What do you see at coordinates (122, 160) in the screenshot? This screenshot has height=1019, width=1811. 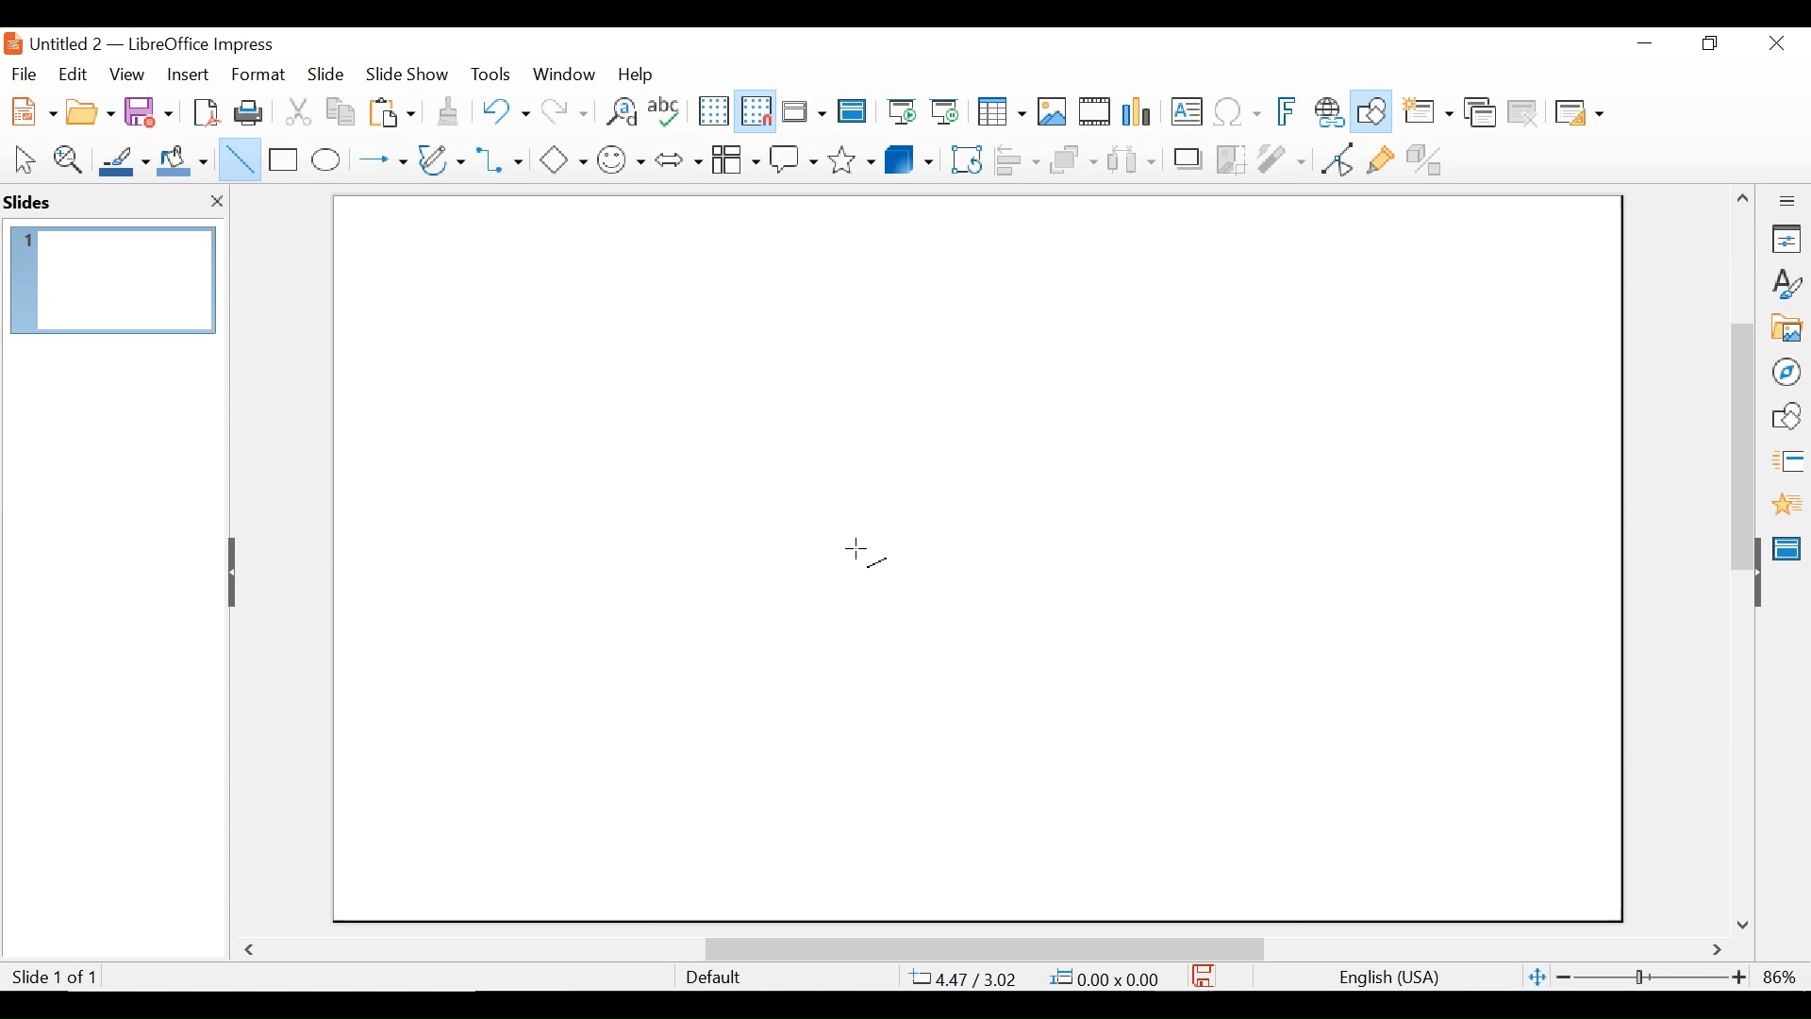 I see `Line Color` at bounding box center [122, 160].